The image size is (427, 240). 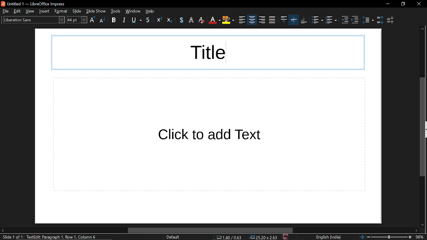 What do you see at coordinates (210, 231) in the screenshot?
I see `horizontal scrollbar` at bounding box center [210, 231].